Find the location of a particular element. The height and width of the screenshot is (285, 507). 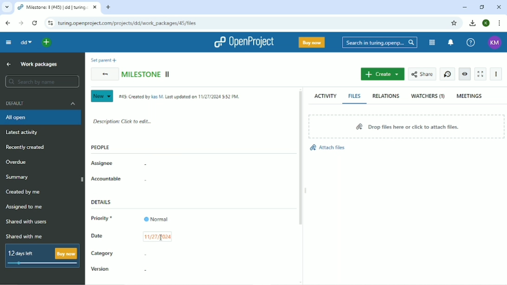

Drop files here or click to attach files is located at coordinates (405, 126).